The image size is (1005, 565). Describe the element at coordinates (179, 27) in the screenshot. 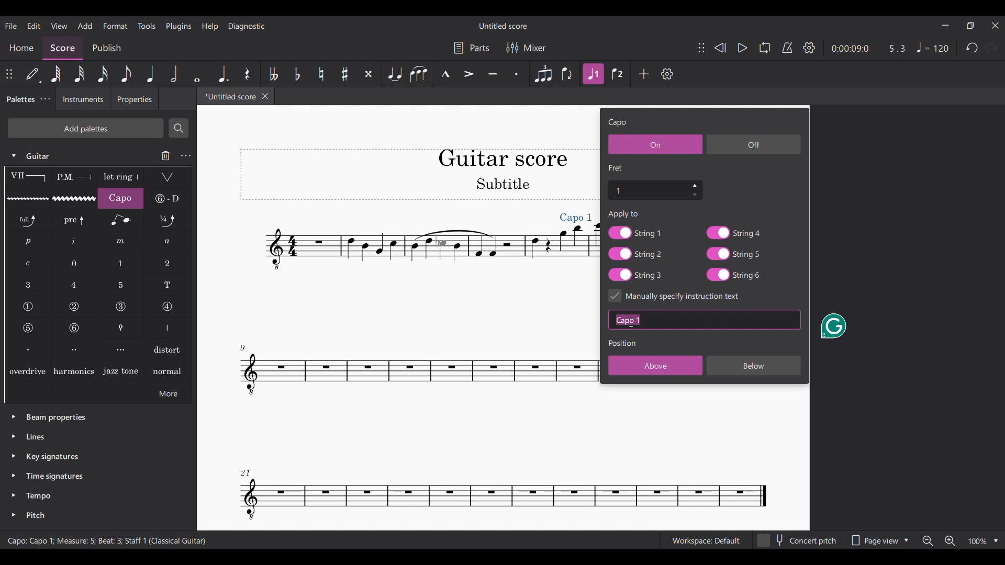

I see `Plugins menu` at that location.